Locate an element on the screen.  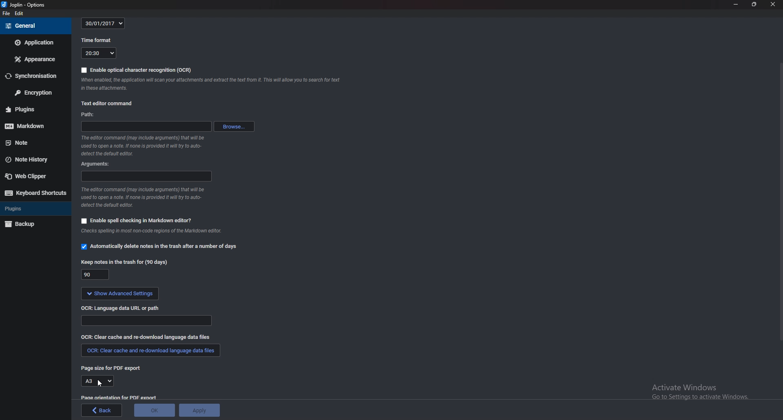
Keep notes in the trash for is located at coordinates (124, 261).